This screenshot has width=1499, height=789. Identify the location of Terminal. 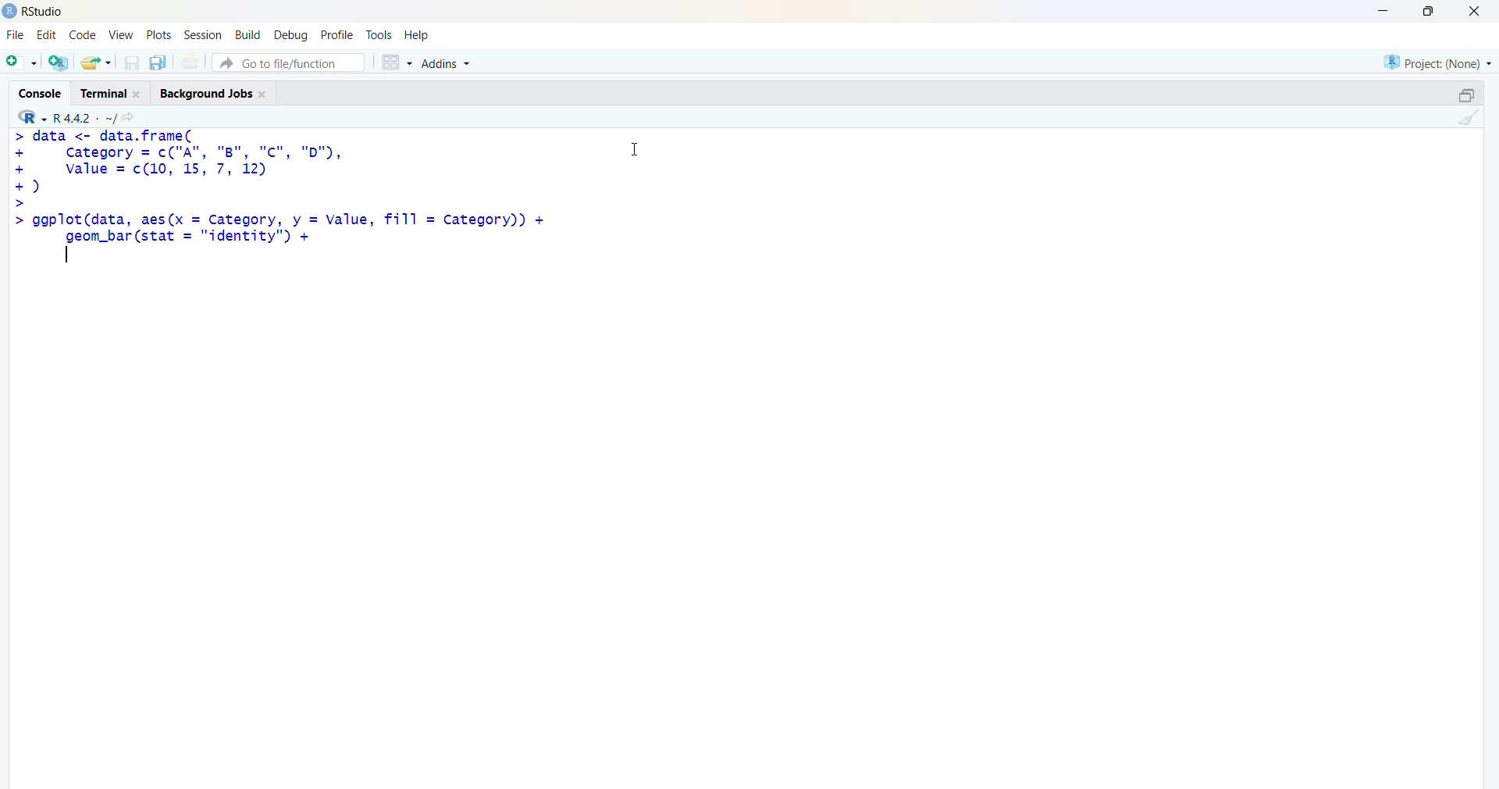
(108, 91).